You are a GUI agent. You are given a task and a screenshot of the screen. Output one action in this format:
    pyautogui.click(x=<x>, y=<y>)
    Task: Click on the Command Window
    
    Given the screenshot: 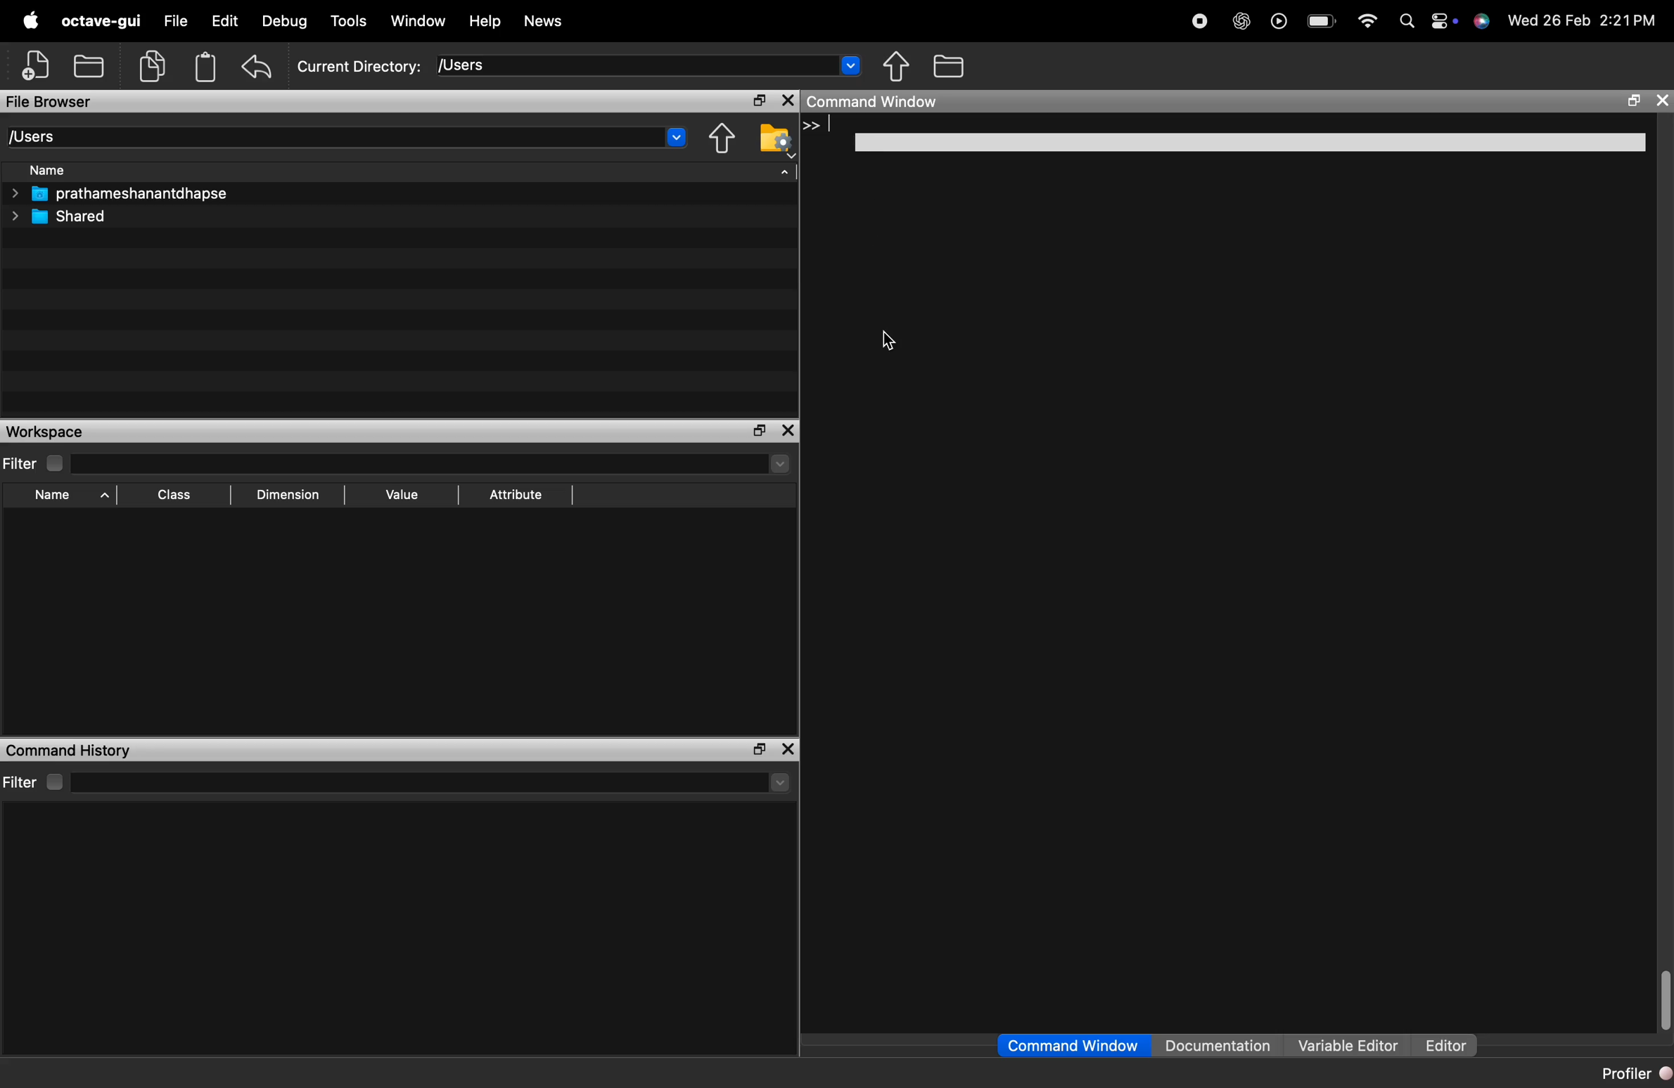 What is the action you would take?
    pyautogui.click(x=873, y=100)
    